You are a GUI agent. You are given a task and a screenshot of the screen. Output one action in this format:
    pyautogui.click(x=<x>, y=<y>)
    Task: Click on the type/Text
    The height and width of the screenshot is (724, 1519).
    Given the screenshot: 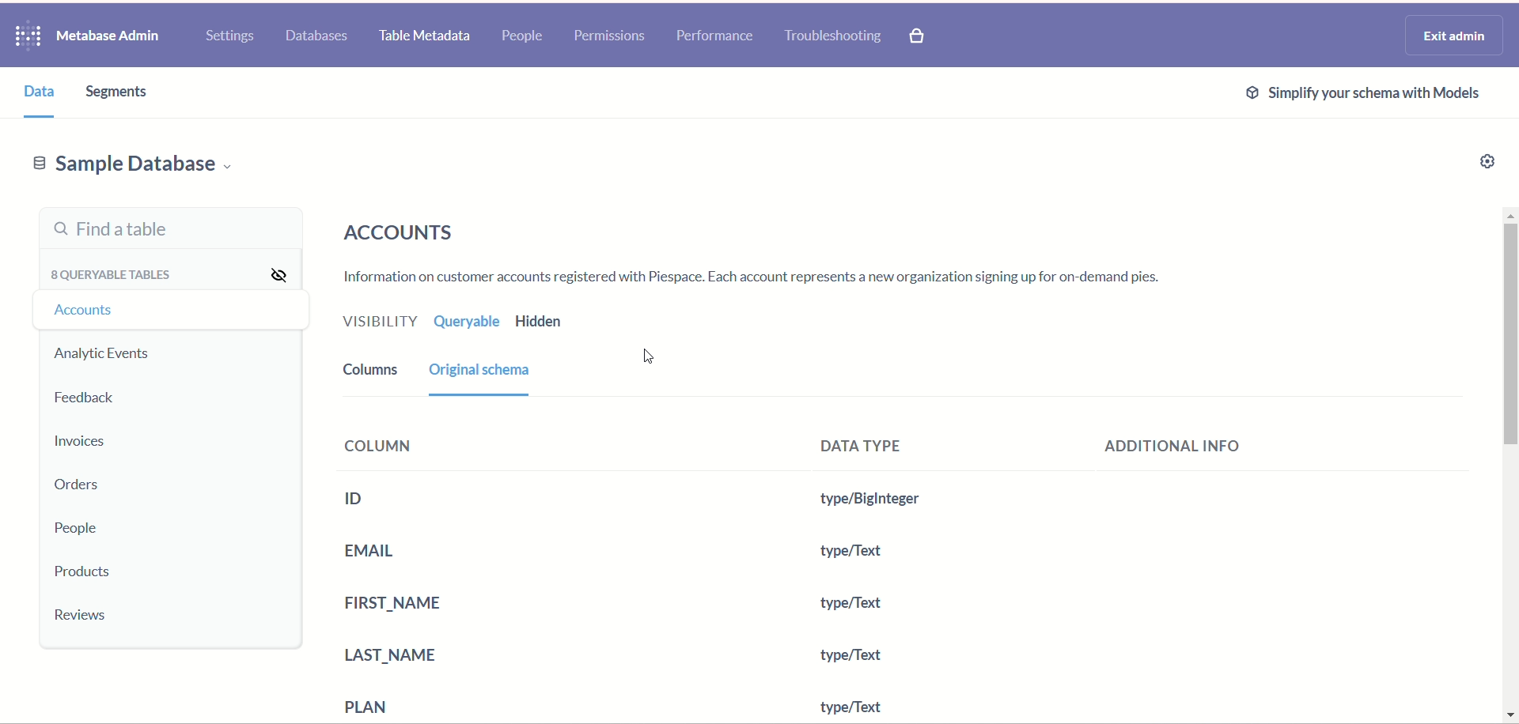 What is the action you would take?
    pyautogui.click(x=850, y=707)
    